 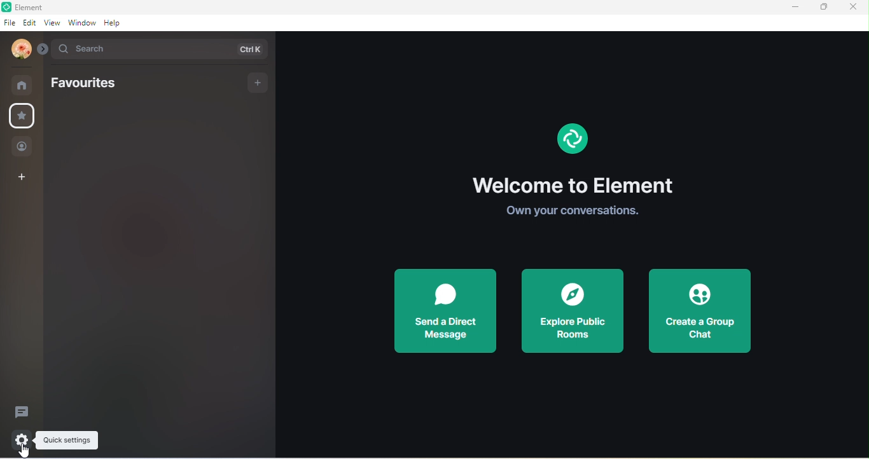 I want to click on Welcome to Element Own your conversations., so click(x=572, y=200).